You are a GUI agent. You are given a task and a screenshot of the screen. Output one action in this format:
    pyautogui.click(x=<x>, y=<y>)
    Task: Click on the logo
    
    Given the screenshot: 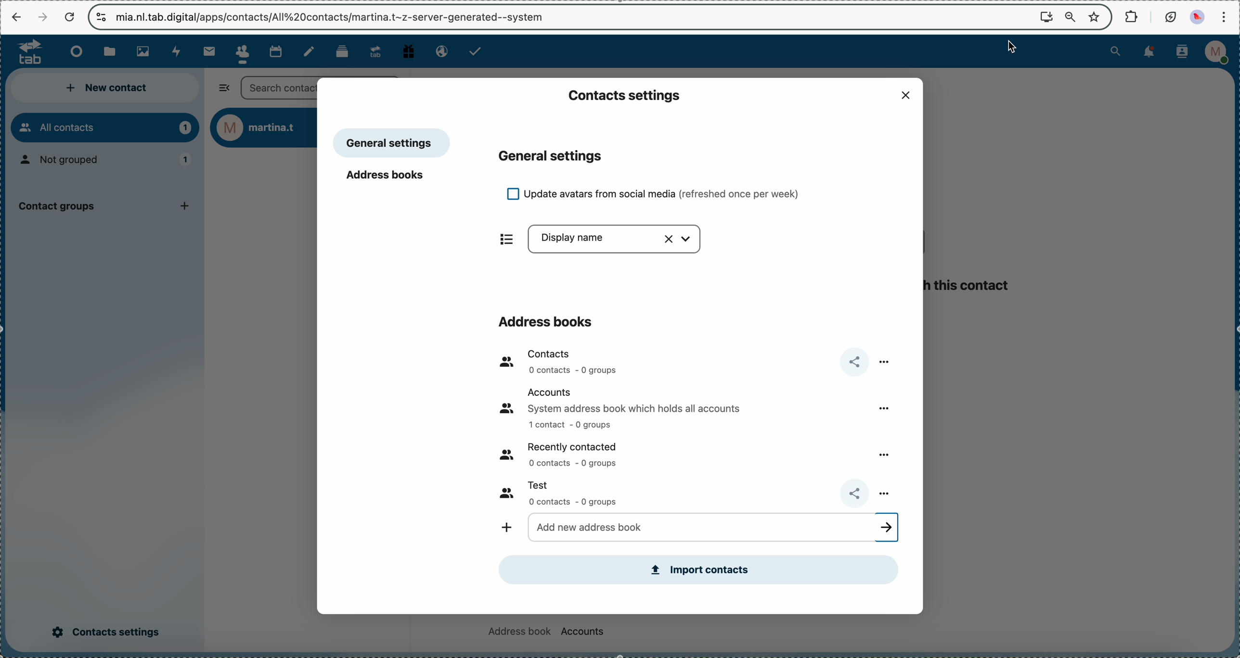 What is the action you would take?
    pyautogui.click(x=24, y=52)
    